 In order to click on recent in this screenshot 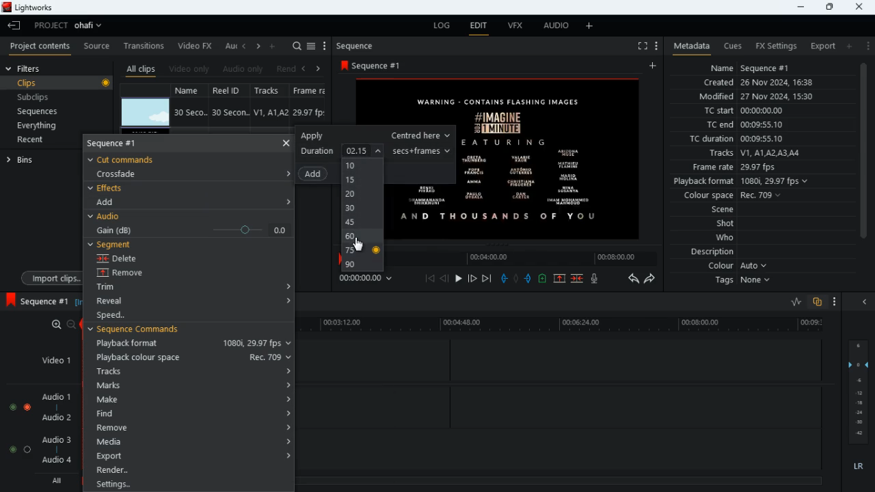, I will do `click(42, 141)`.